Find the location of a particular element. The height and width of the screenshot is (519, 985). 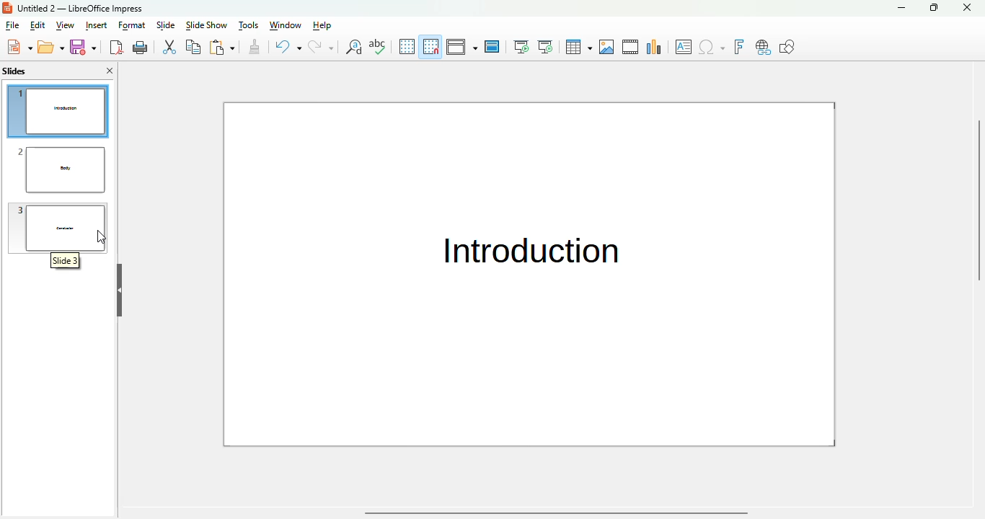

undo is located at coordinates (287, 46).